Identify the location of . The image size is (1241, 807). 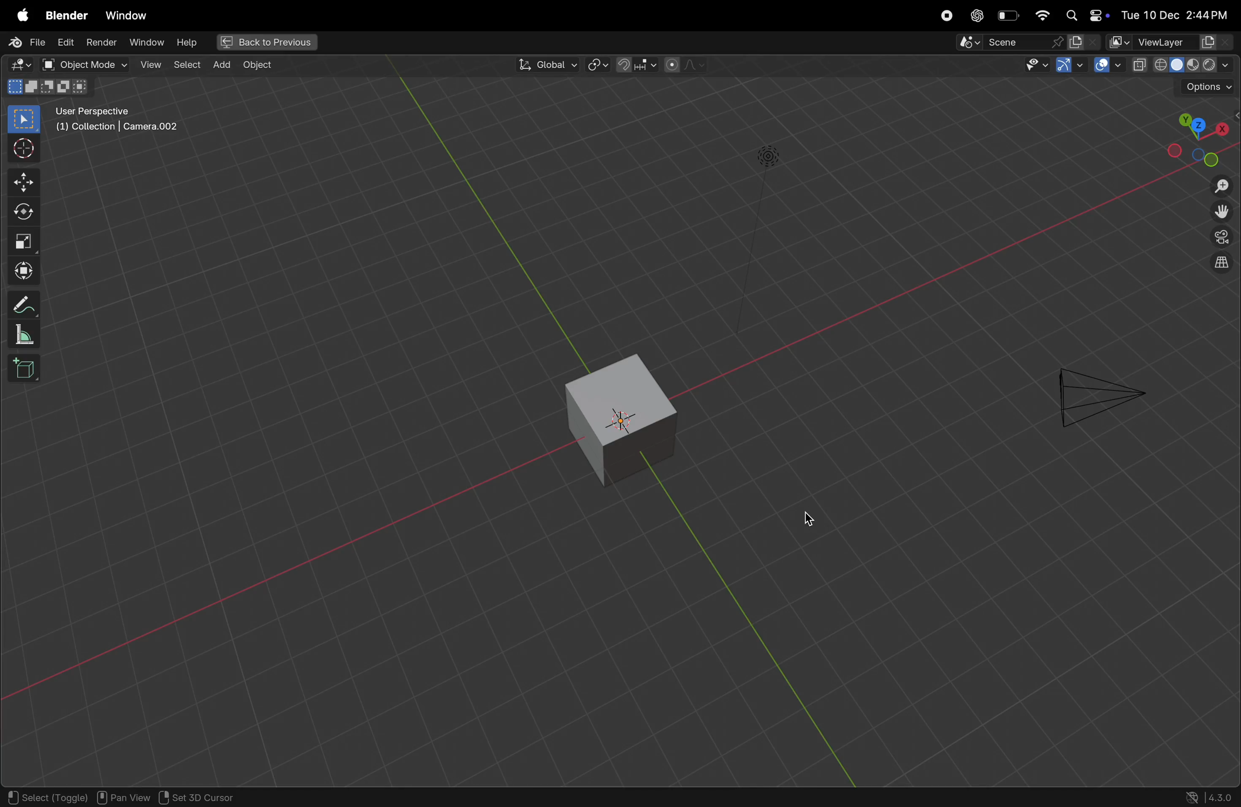
(1108, 65).